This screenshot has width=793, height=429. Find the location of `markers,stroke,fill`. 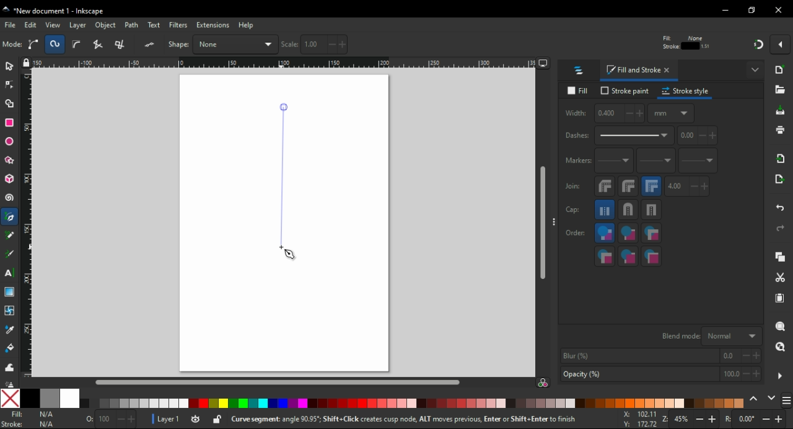

markers,stroke,fill is located at coordinates (652, 257).